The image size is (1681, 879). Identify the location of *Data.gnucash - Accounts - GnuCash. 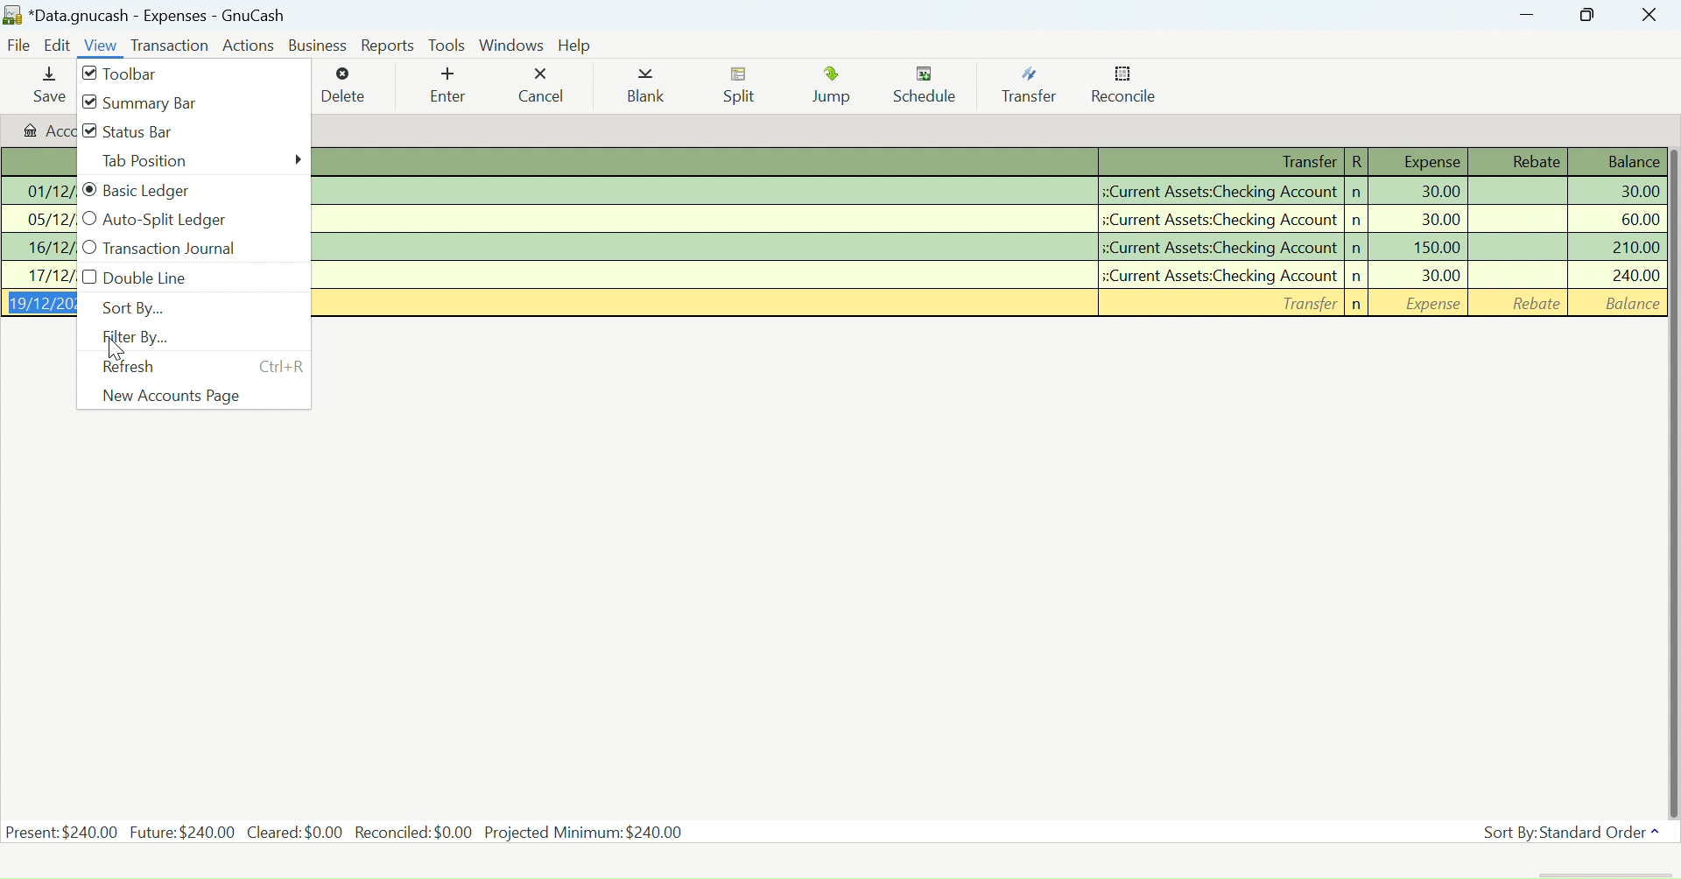
(148, 17).